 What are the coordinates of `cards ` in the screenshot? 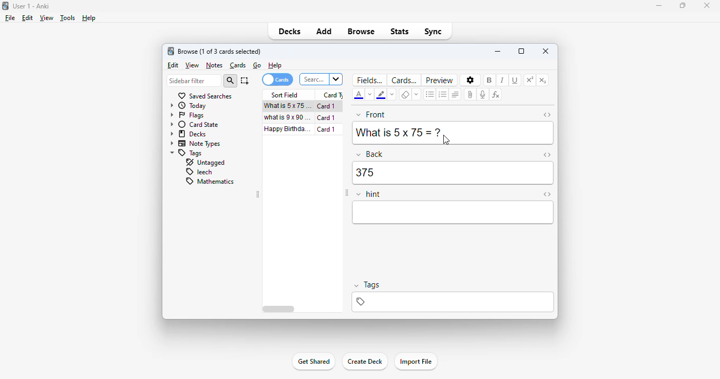 It's located at (404, 81).